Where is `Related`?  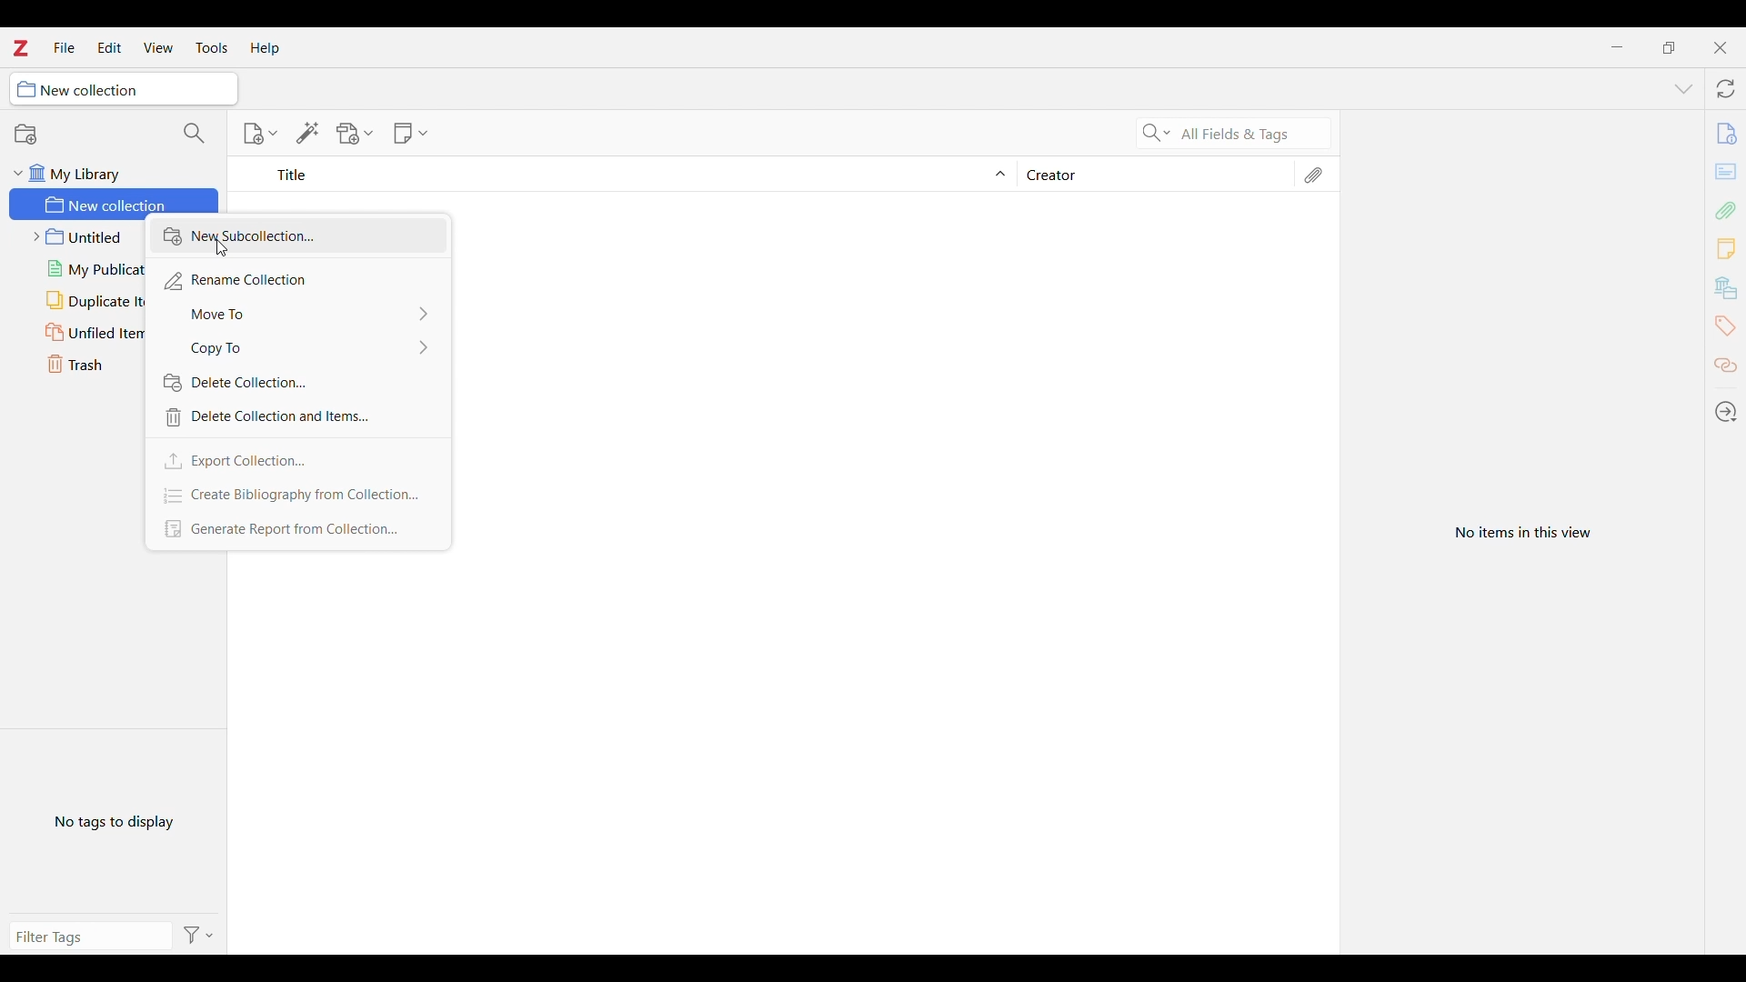 Related is located at coordinates (1725, 366).